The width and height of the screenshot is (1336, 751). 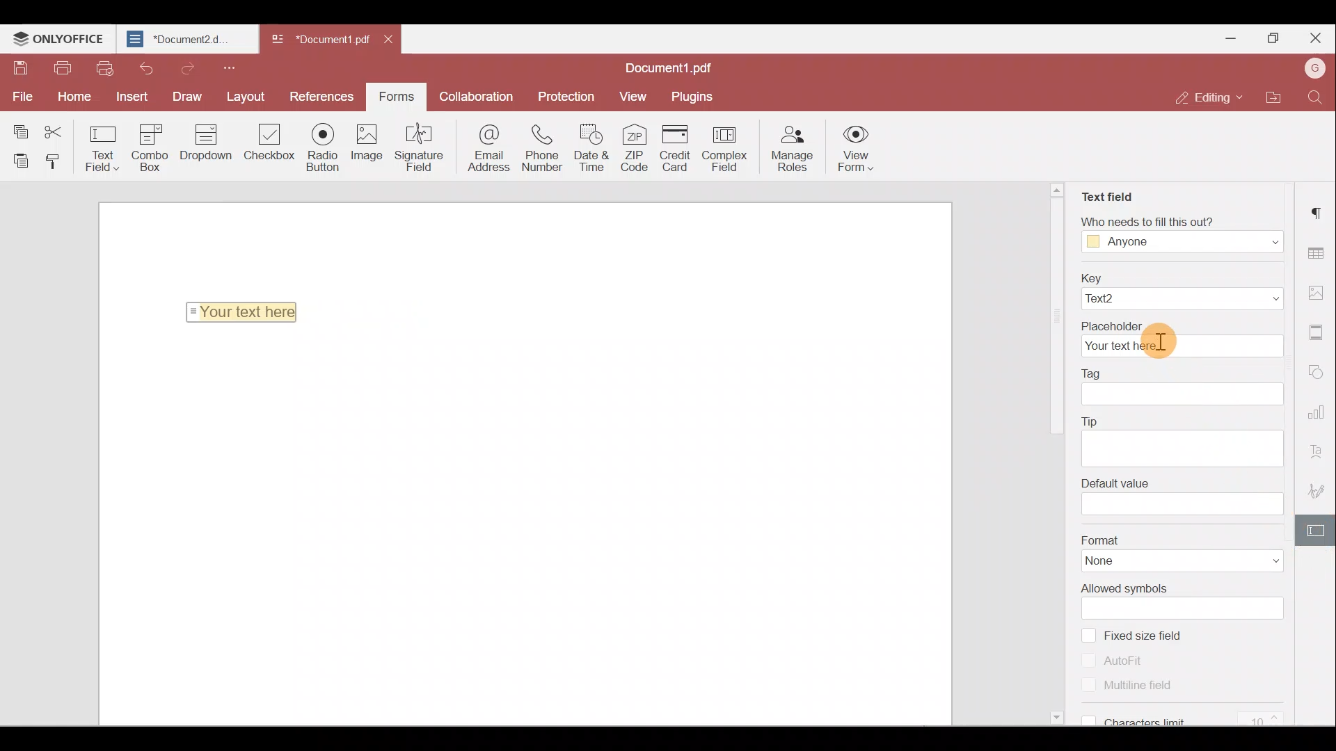 I want to click on Form, so click(x=395, y=95).